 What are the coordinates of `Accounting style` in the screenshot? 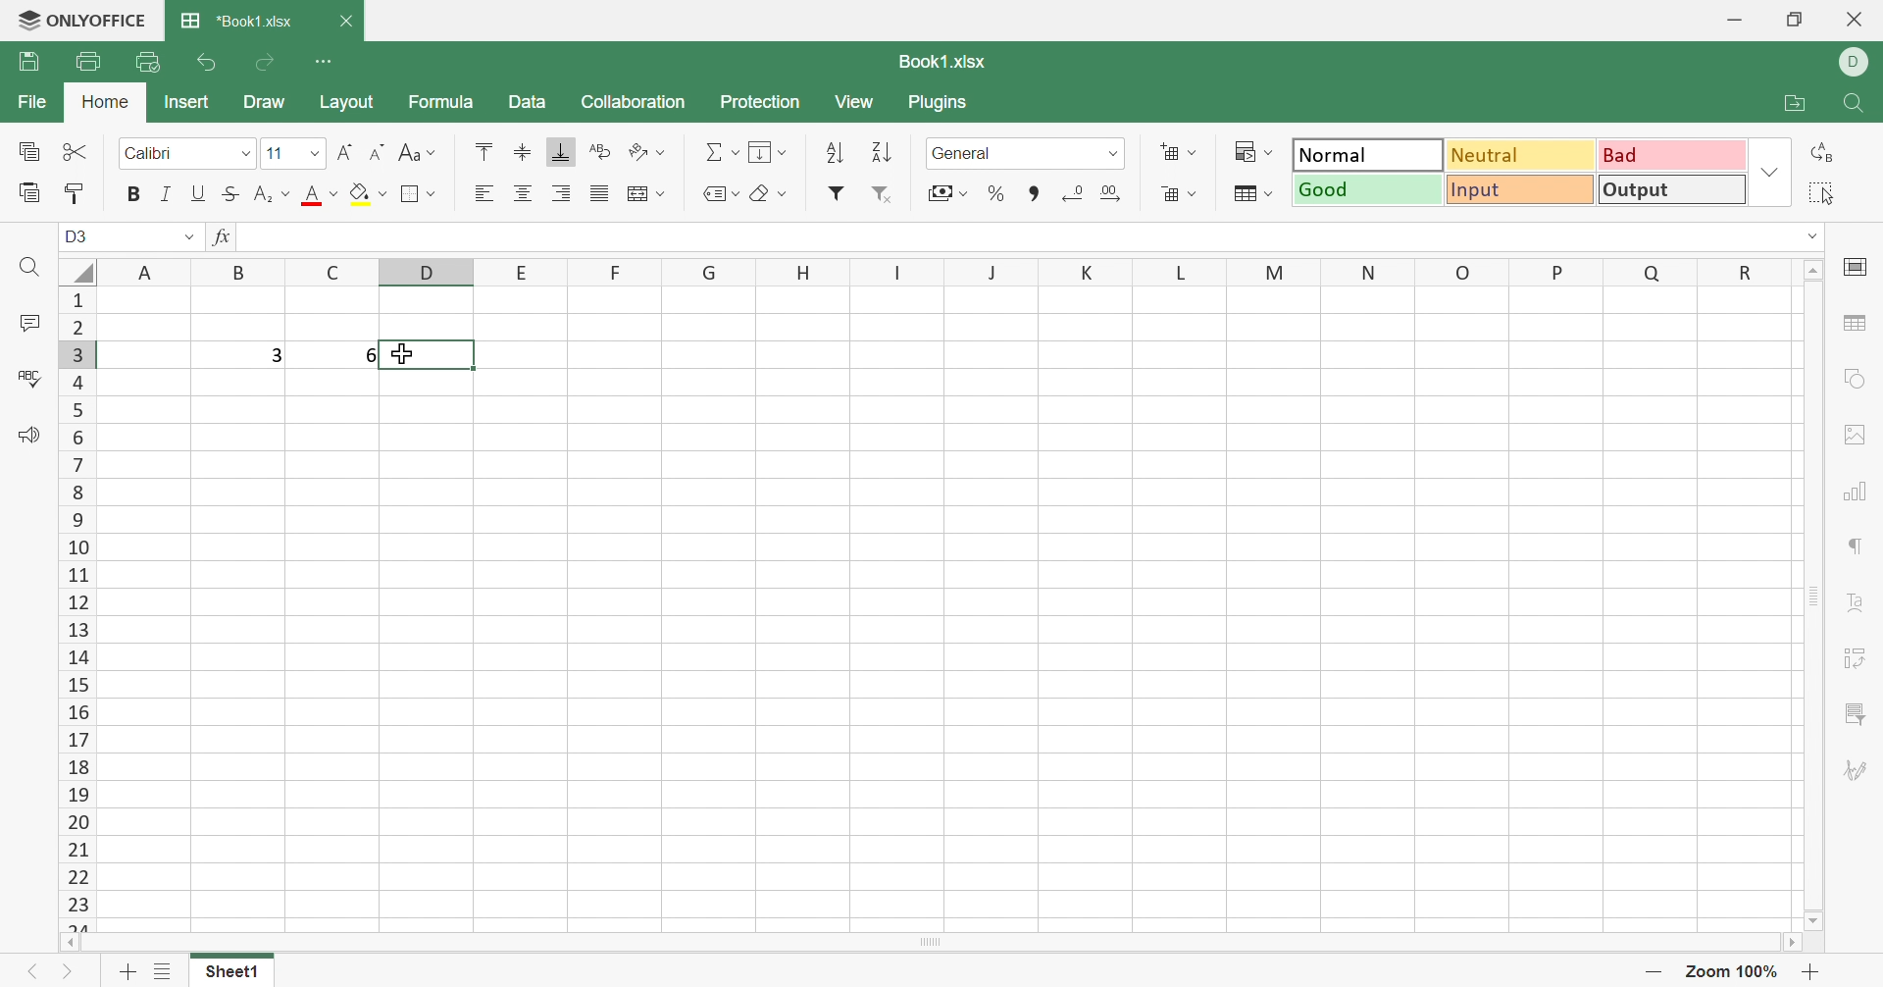 It's located at (948, 192).